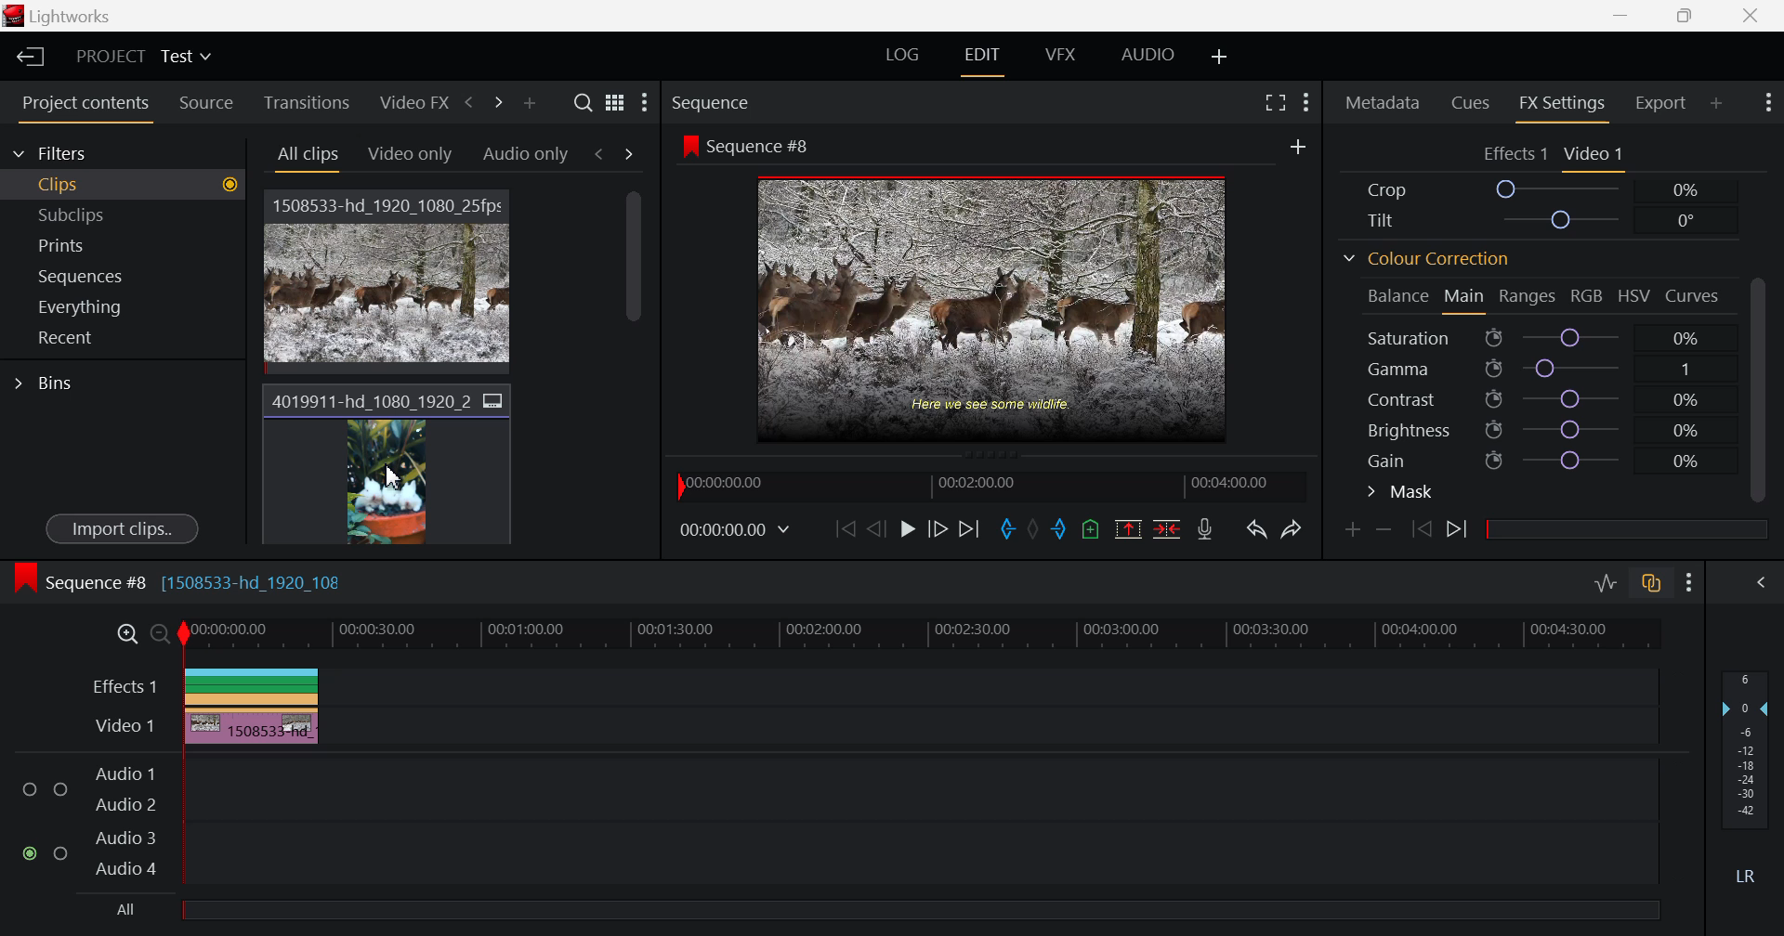 This screenshot has height=936, width=1784. What do you see at coordinates (983, 484) in the screenshot?
I see `Project Timeline Navigator` at bounding box center [983, 484].